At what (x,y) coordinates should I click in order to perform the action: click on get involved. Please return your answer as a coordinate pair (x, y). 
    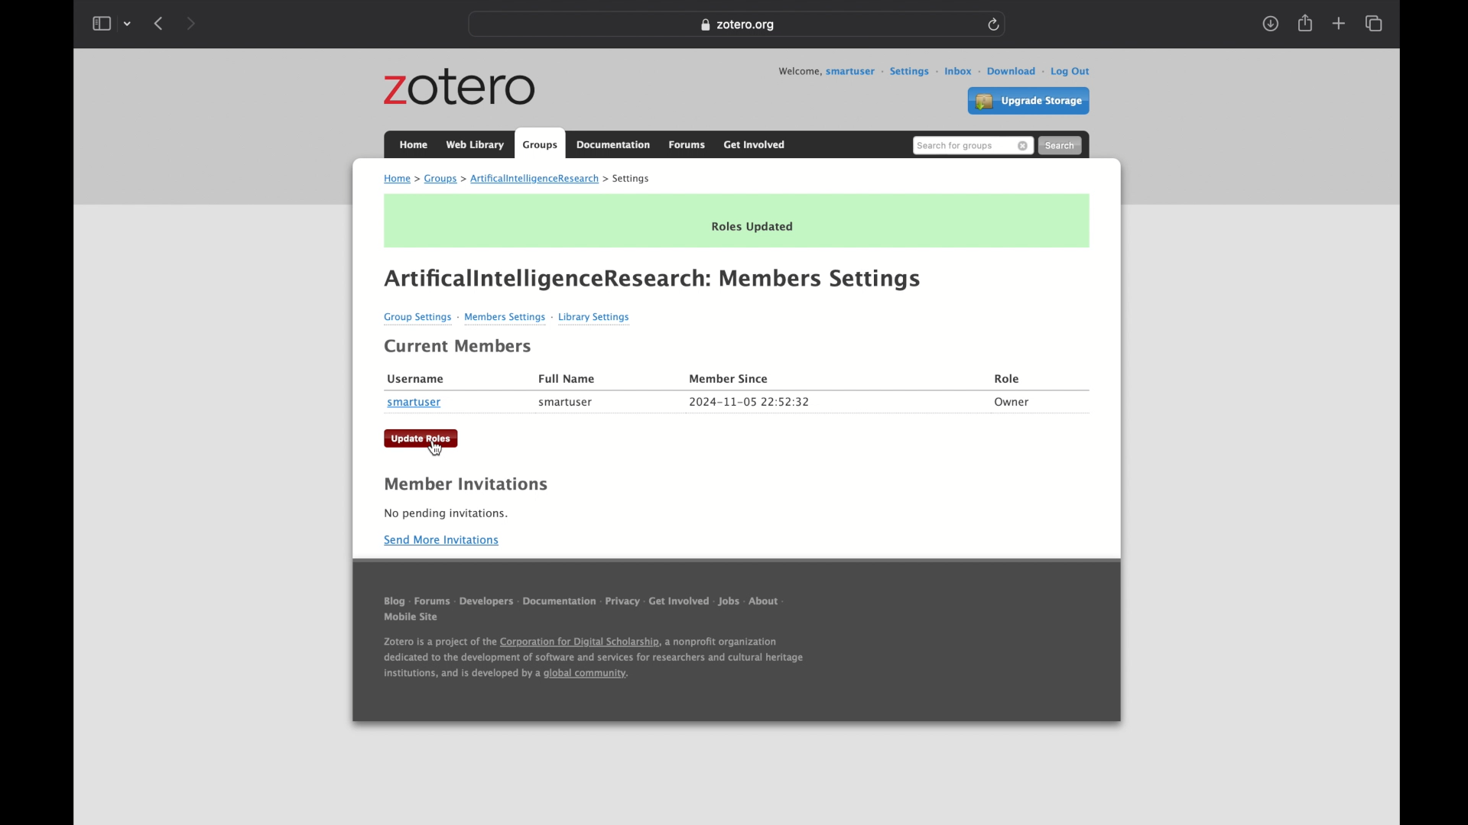
    Looking at the image, I should click on (679, 604).